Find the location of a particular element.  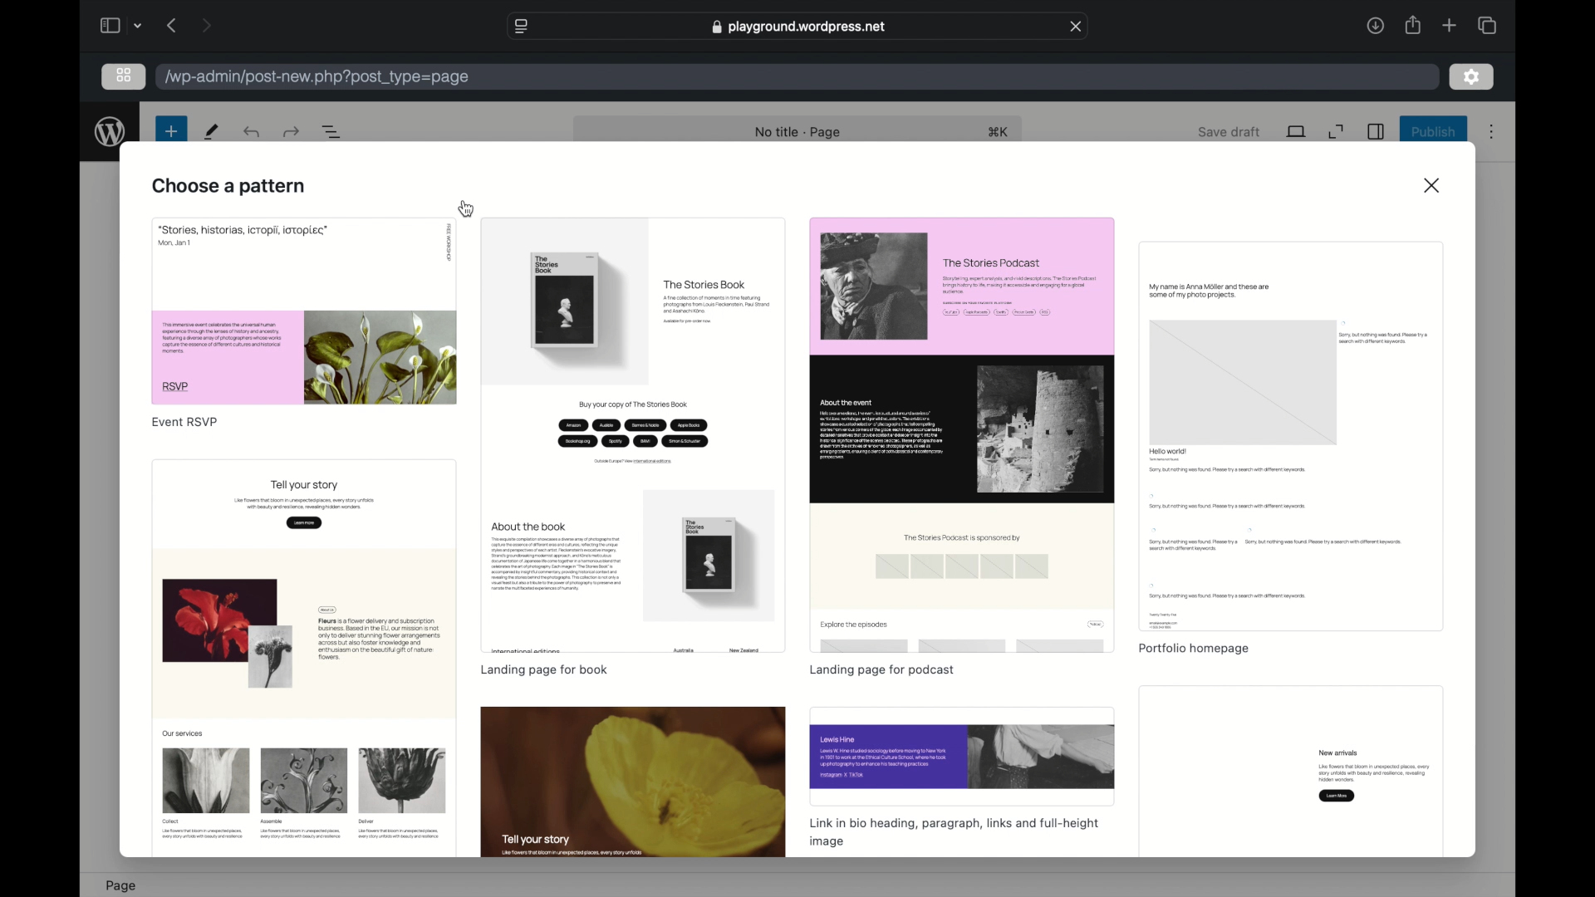

save draft is located at coordinates (1229, 131).